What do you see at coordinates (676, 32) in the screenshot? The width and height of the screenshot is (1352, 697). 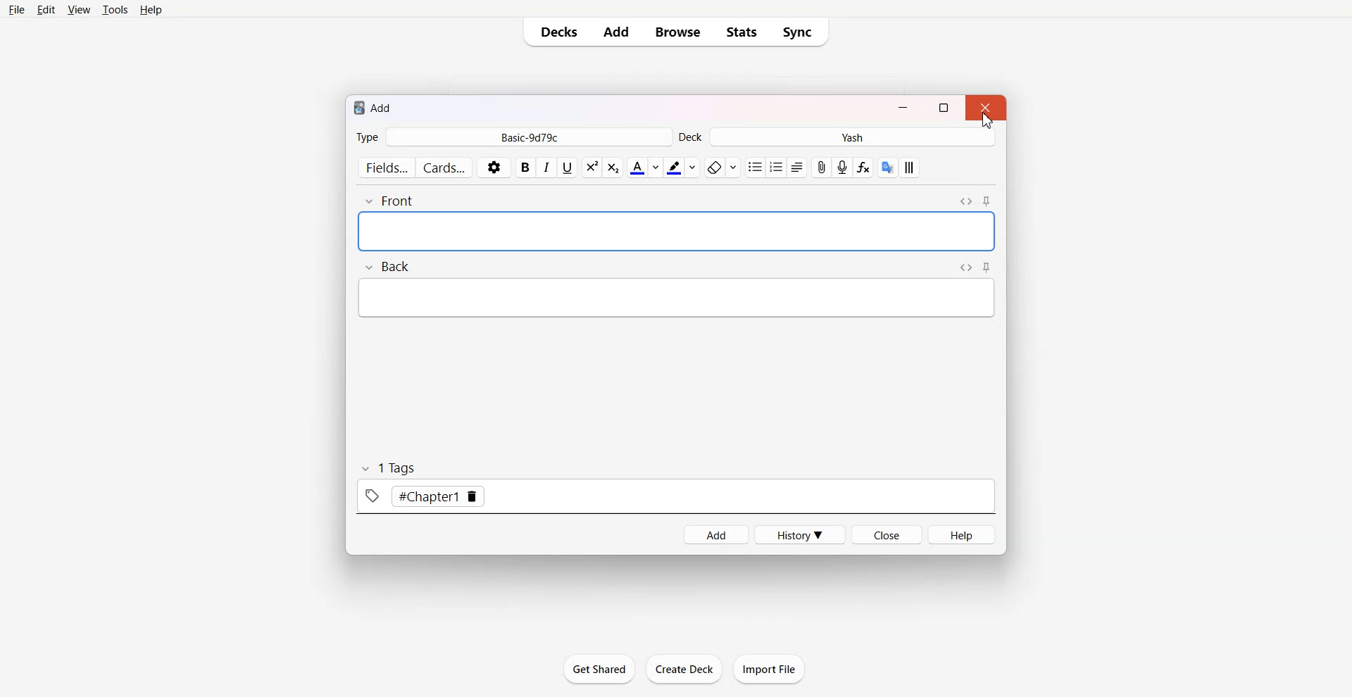 I see `Browse` at bounding box center [676, 32].